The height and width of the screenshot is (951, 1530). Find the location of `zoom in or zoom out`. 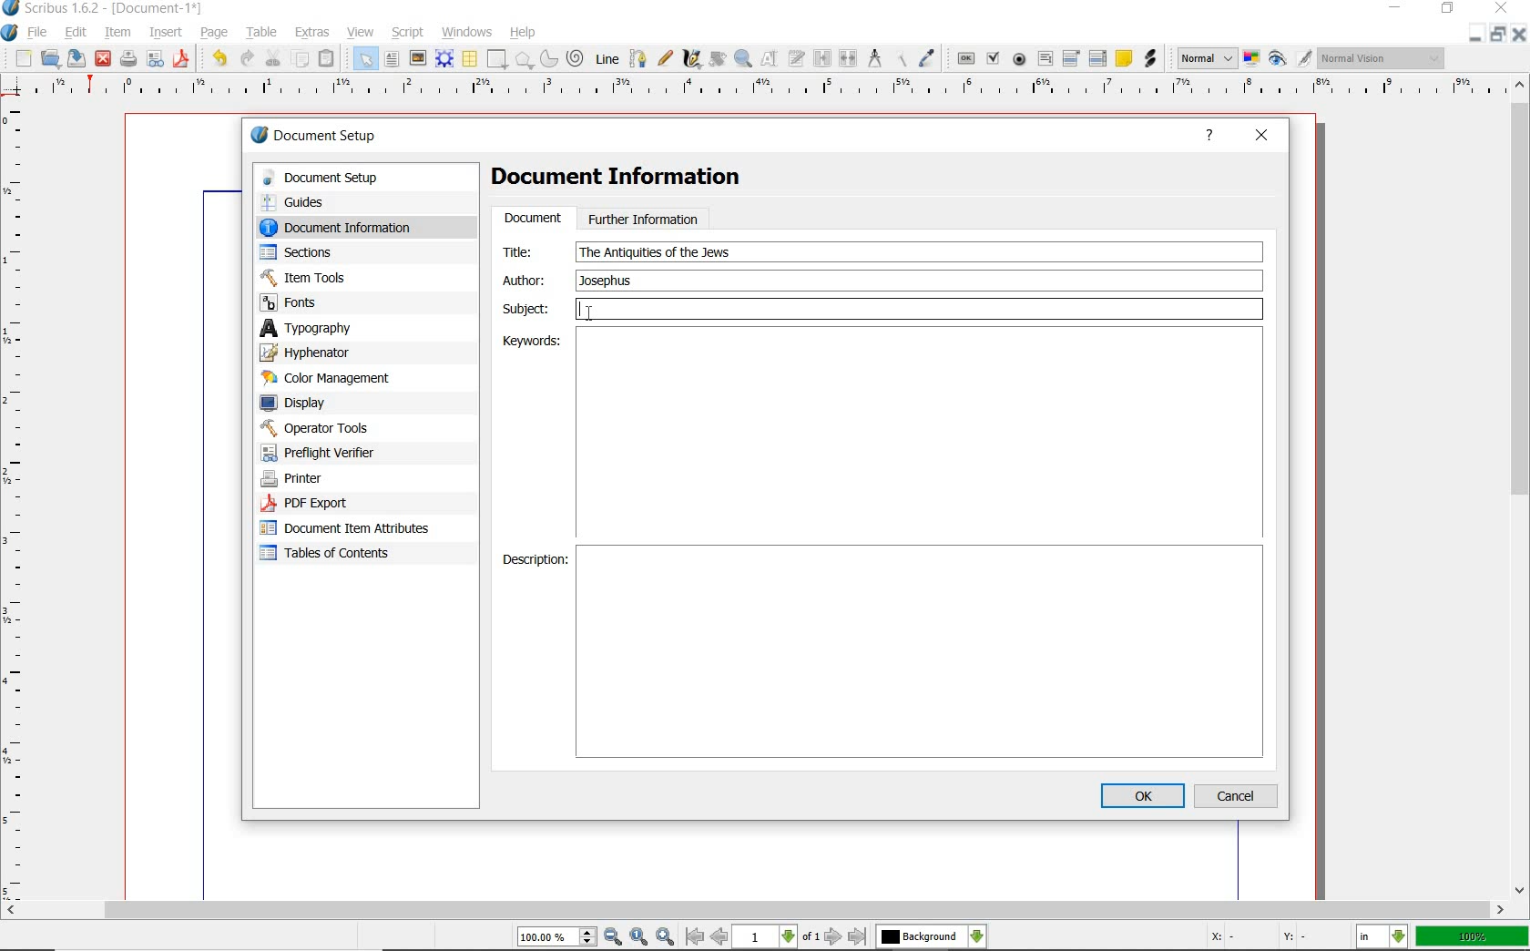

zoom in or zoom out is located at coordinates (743, 60).